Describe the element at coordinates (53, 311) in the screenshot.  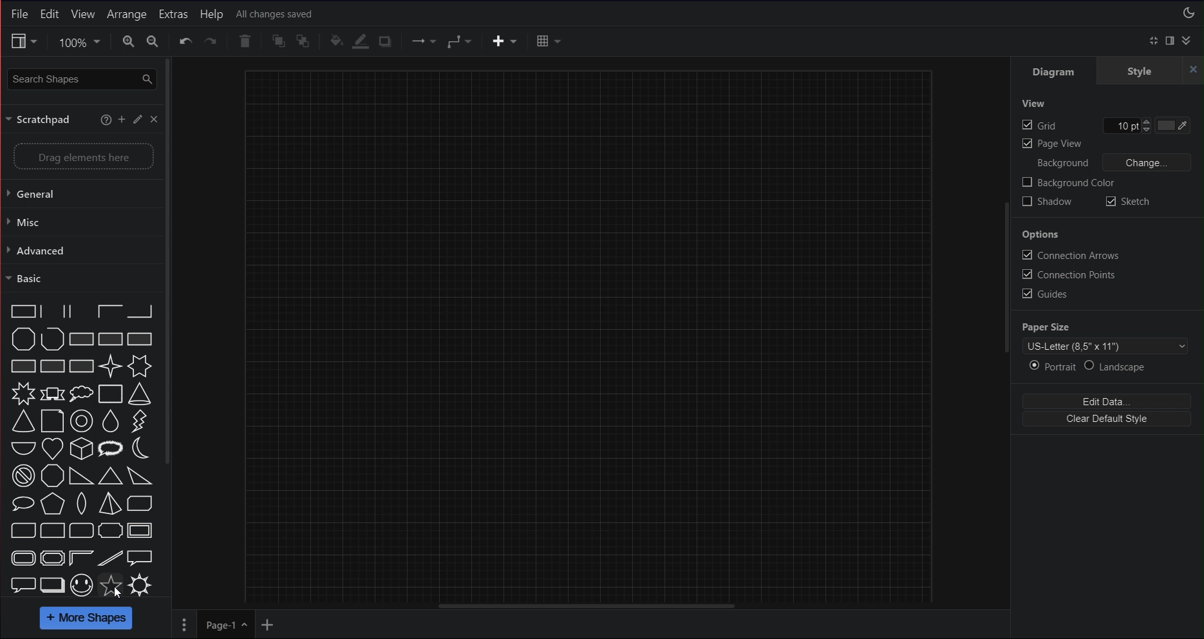
I see `partial rectangle` at that location.